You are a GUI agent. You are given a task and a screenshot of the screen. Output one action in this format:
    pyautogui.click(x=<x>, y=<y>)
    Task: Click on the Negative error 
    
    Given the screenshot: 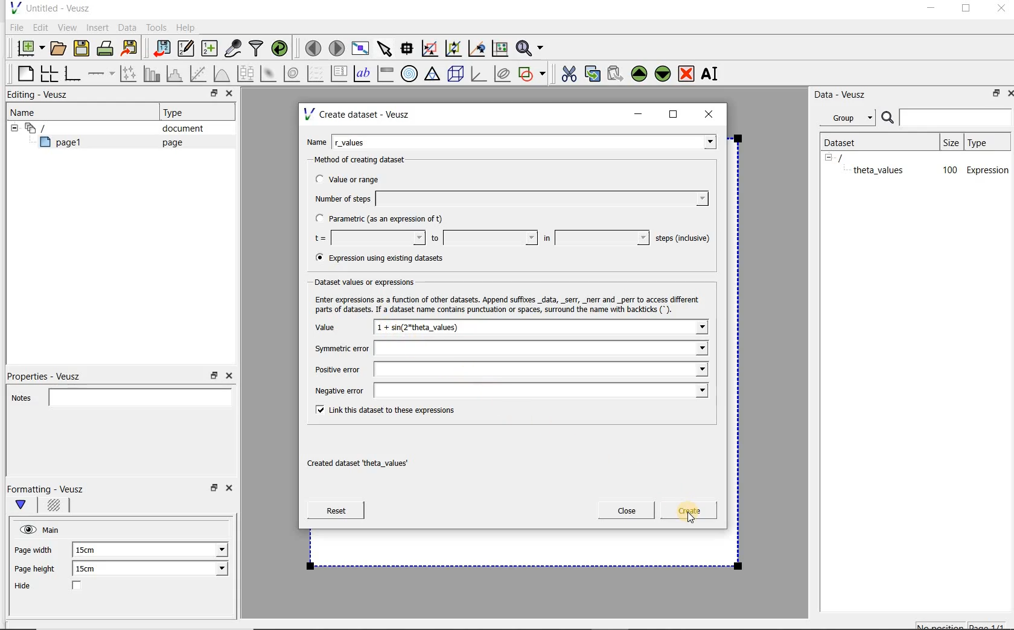 What is the action you would take?
    pyautogui.click(x=506, y=390)
    